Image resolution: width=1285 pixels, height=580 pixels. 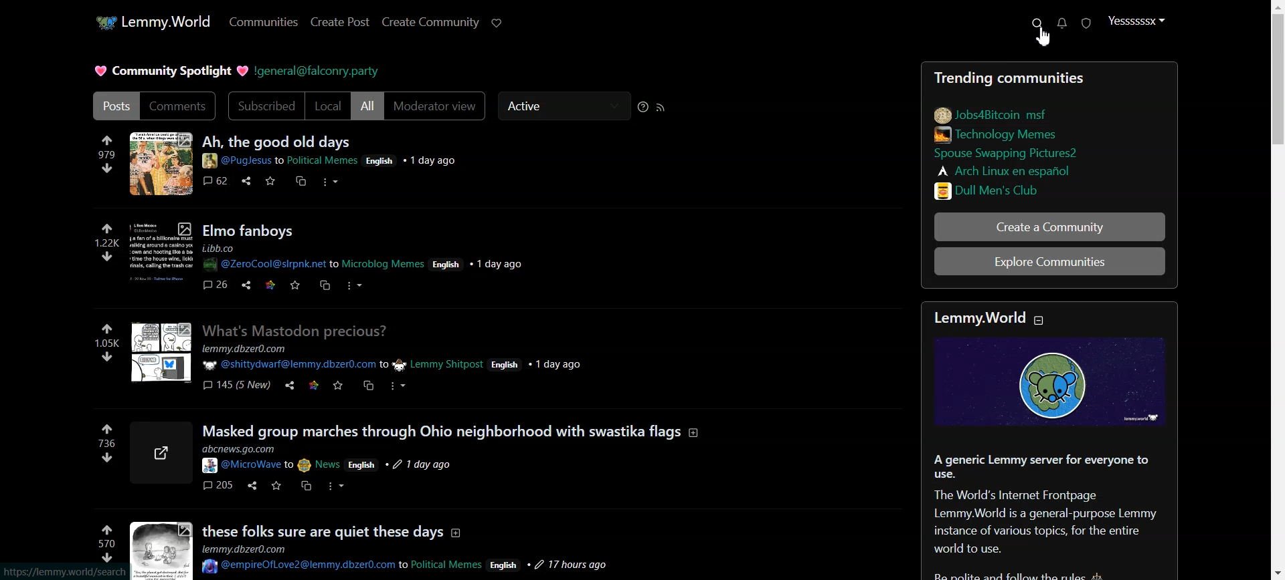 What do you see at coordinates (1050, 76) in the screenshot?
I see `Posts` at bounding box center [1050, 76].